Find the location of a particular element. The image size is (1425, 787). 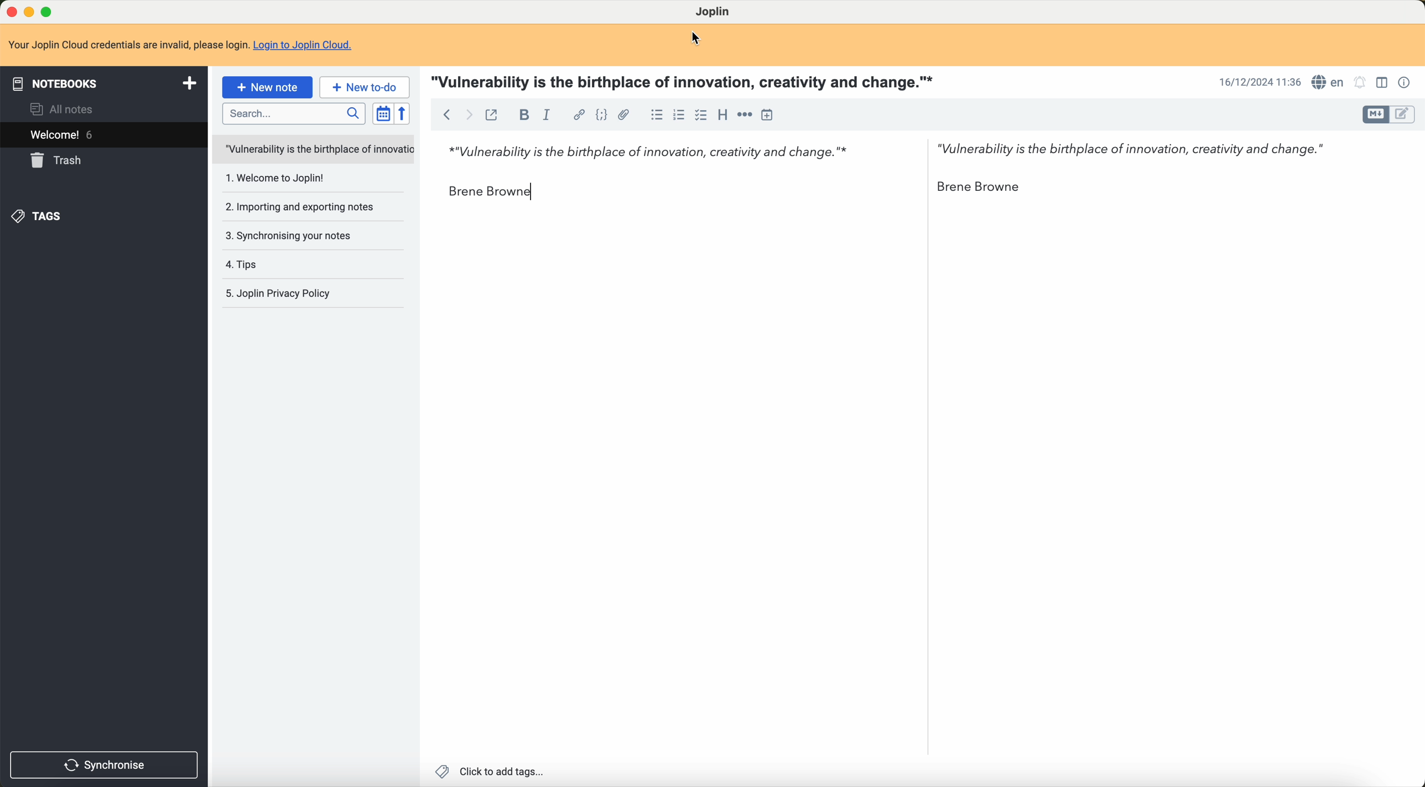

4.tips is located at coordinates (246, 265).